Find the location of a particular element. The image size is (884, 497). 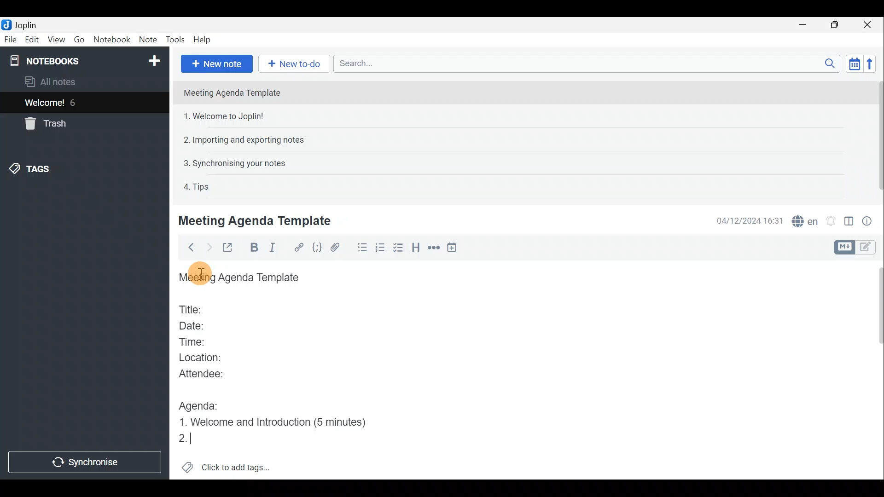

4. Tips is located at coordinates (197, 186).